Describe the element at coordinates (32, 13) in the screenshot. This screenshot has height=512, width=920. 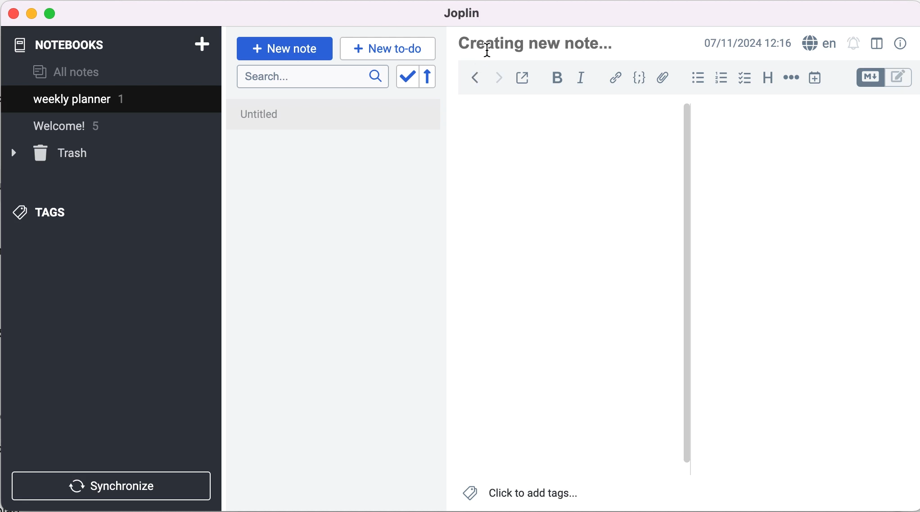
I see `minimize` at that location.